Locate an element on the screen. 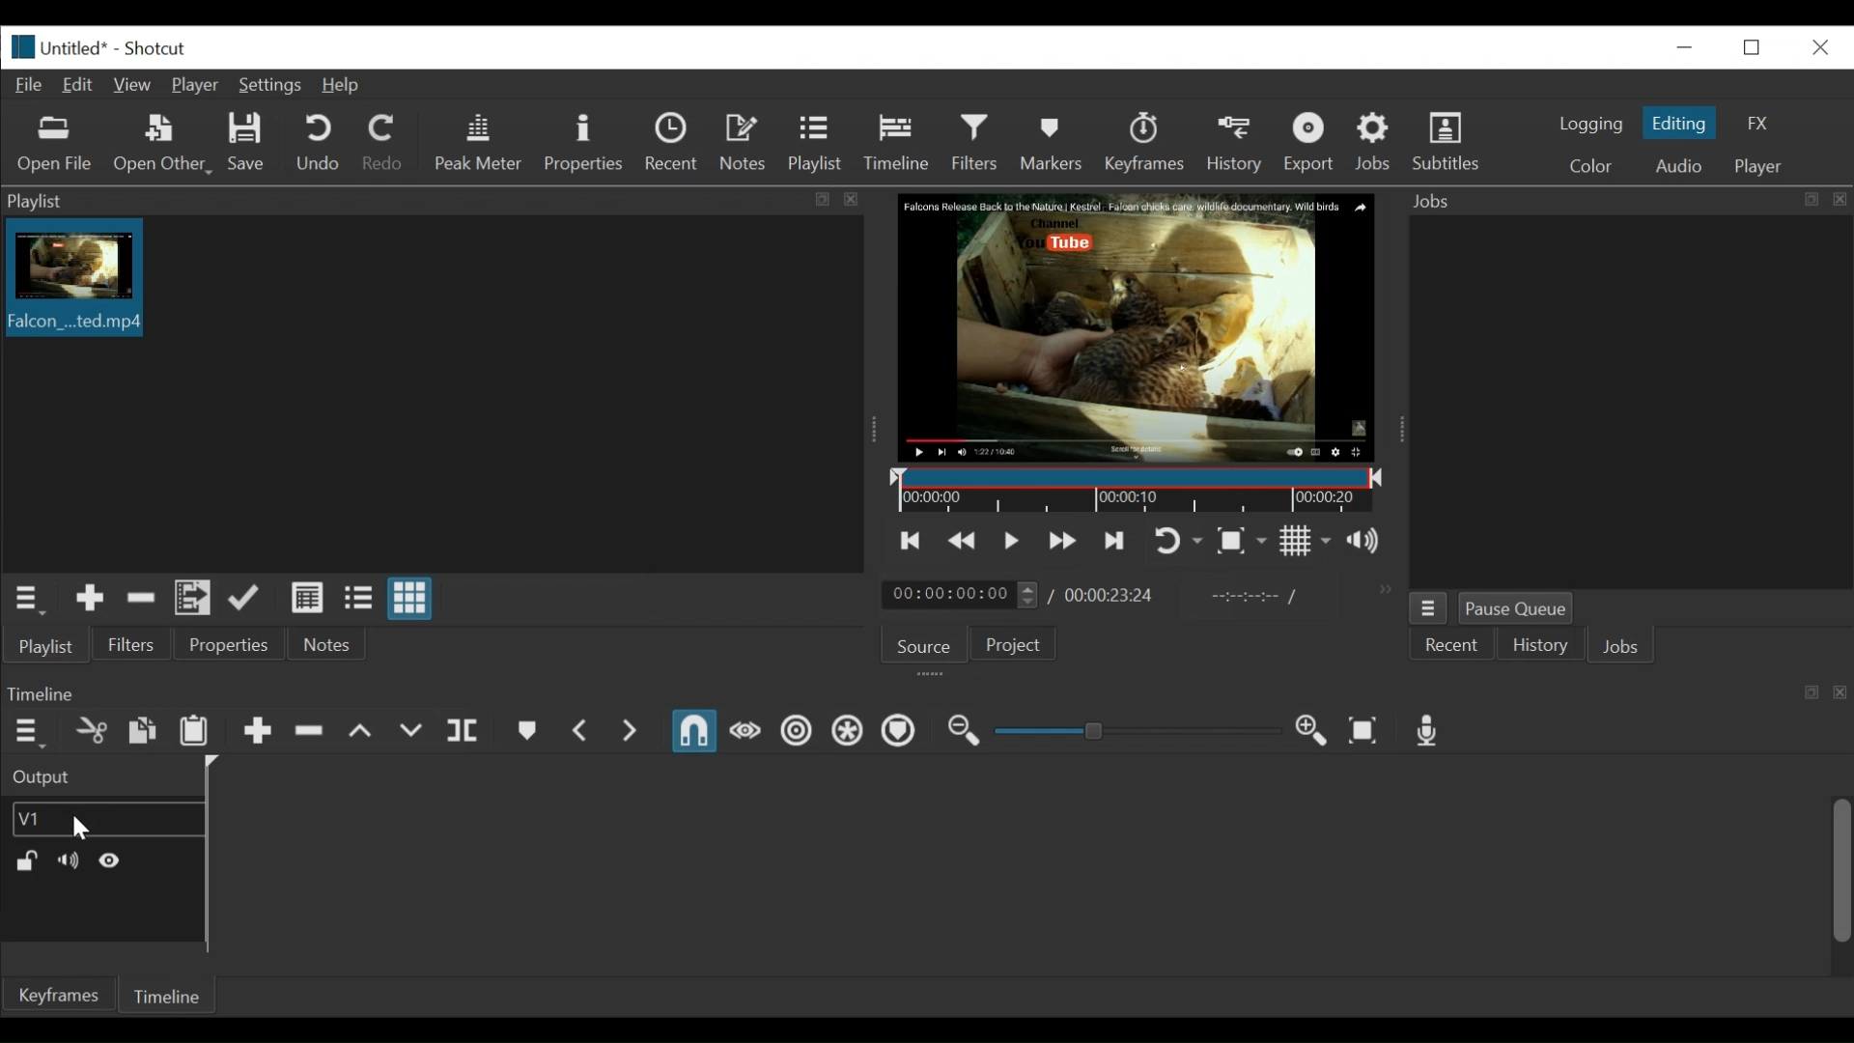 The height and width of the screenshot is (1043, 1854). History is located at coordinates (1538, 645).